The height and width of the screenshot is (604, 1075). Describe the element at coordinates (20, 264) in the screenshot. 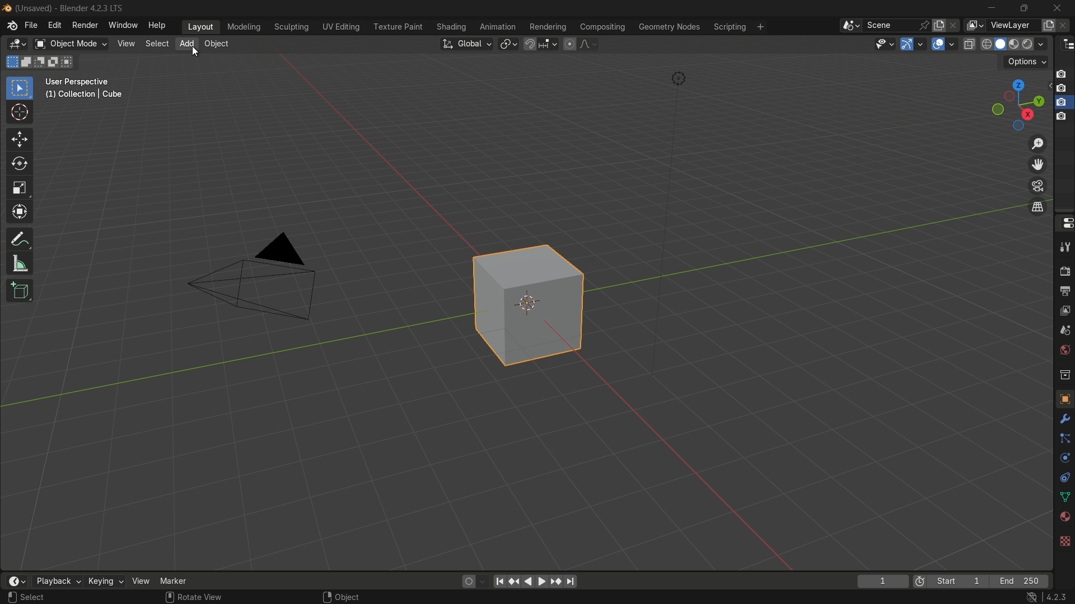

I see `measure` at that location.